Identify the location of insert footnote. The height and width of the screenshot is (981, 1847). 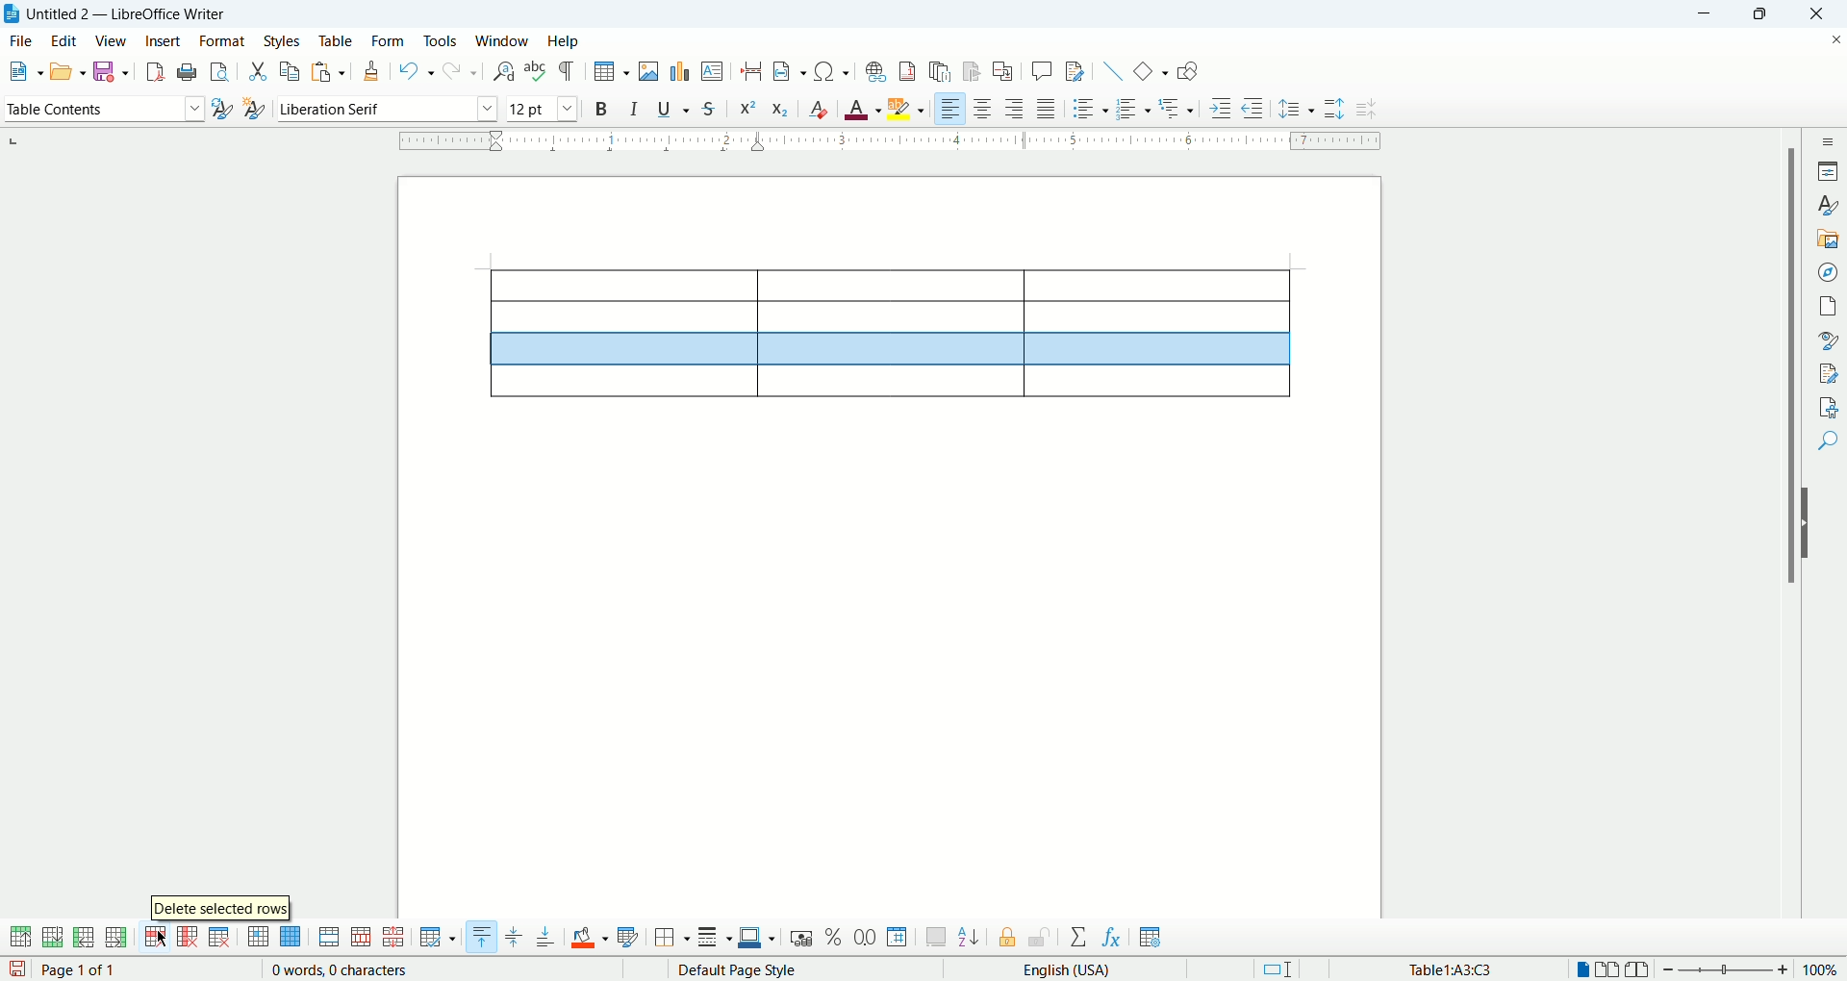
(907, 69).